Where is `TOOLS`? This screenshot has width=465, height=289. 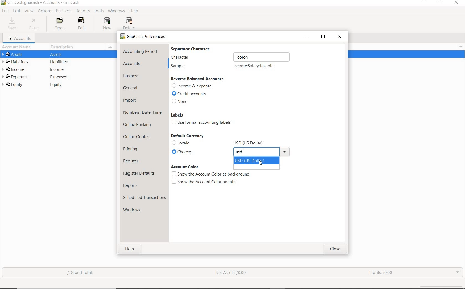 TOOLS is located at coordinates (98, 11).